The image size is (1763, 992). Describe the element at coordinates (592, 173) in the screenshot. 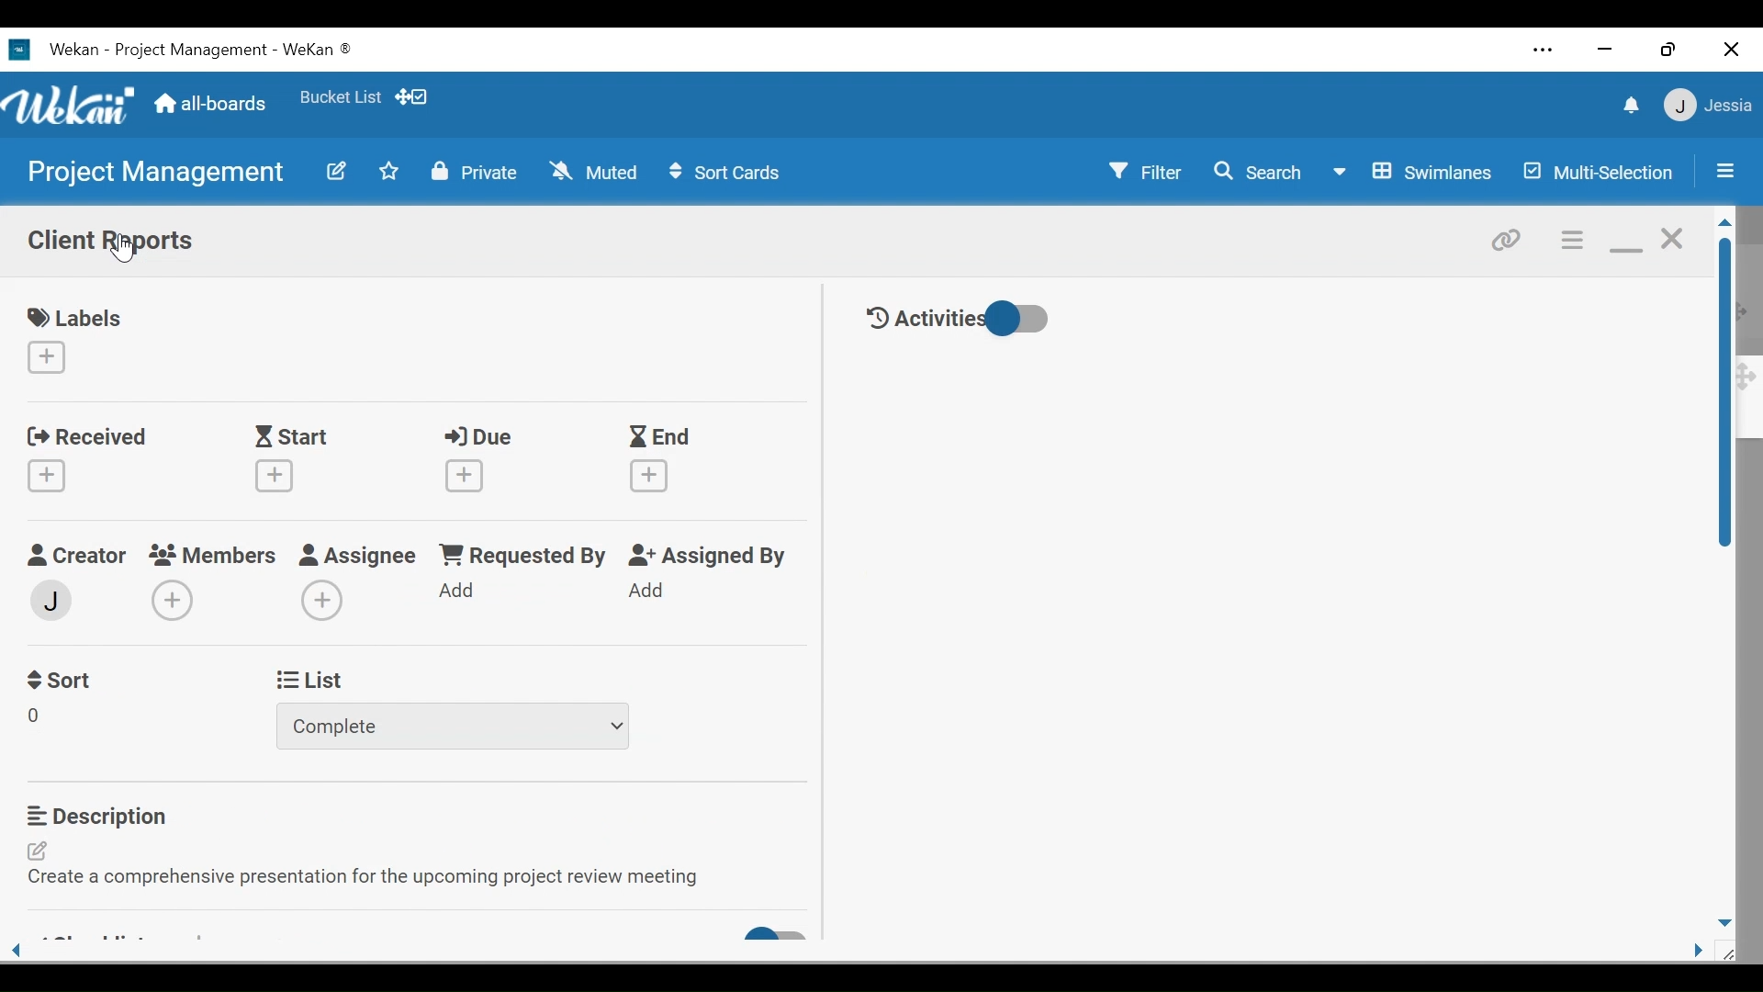

I see `Muted` at that location.